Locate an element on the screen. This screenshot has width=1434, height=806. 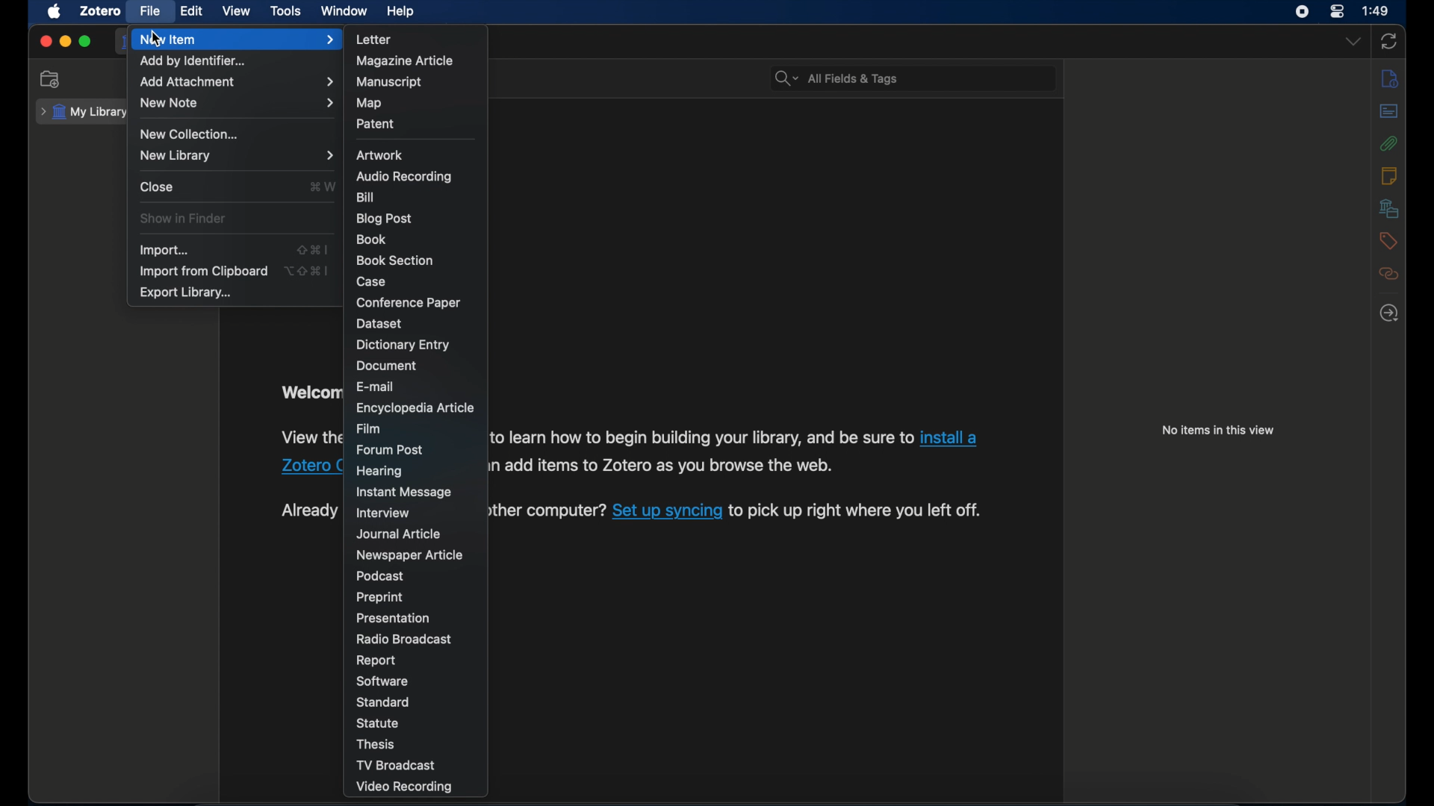
radio broadcast is located at coordinates (403, 639).